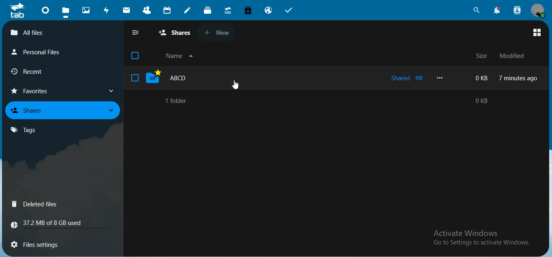  Describe the element at coordinates (126, 10) in the screenshot. I see `mail` at that location.